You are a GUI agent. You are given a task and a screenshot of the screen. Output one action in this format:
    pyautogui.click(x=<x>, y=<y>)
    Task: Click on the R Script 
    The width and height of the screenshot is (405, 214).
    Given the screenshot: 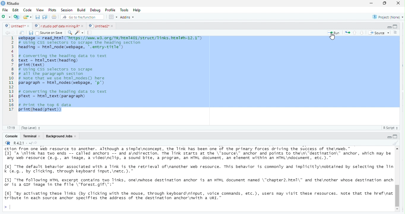 What is the action you would take?
    pyautogui.click(x=390, y=128)
    